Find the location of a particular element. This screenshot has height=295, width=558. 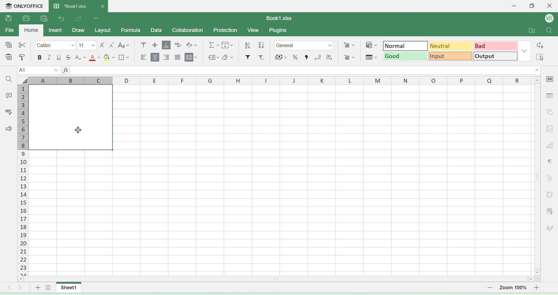

formula is located at coordinates (212, 45).